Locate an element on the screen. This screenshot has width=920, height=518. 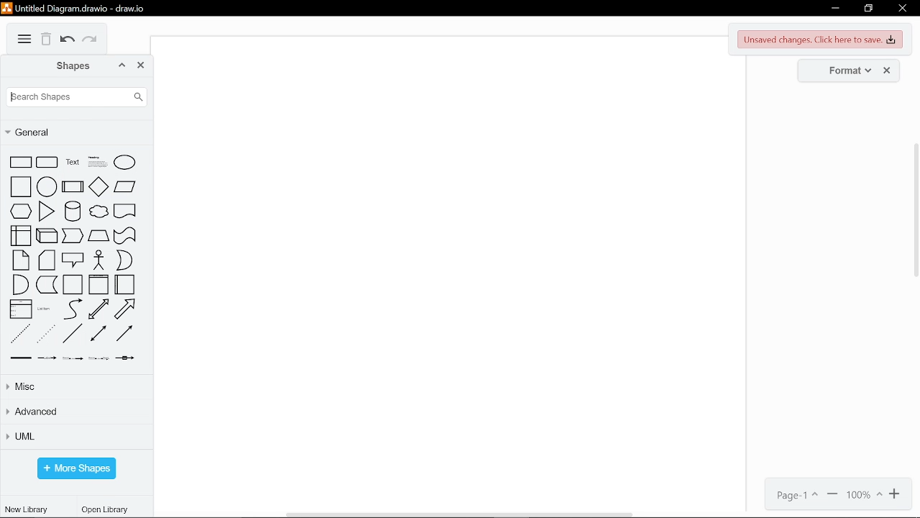
format is located at coordinates (845, 70).